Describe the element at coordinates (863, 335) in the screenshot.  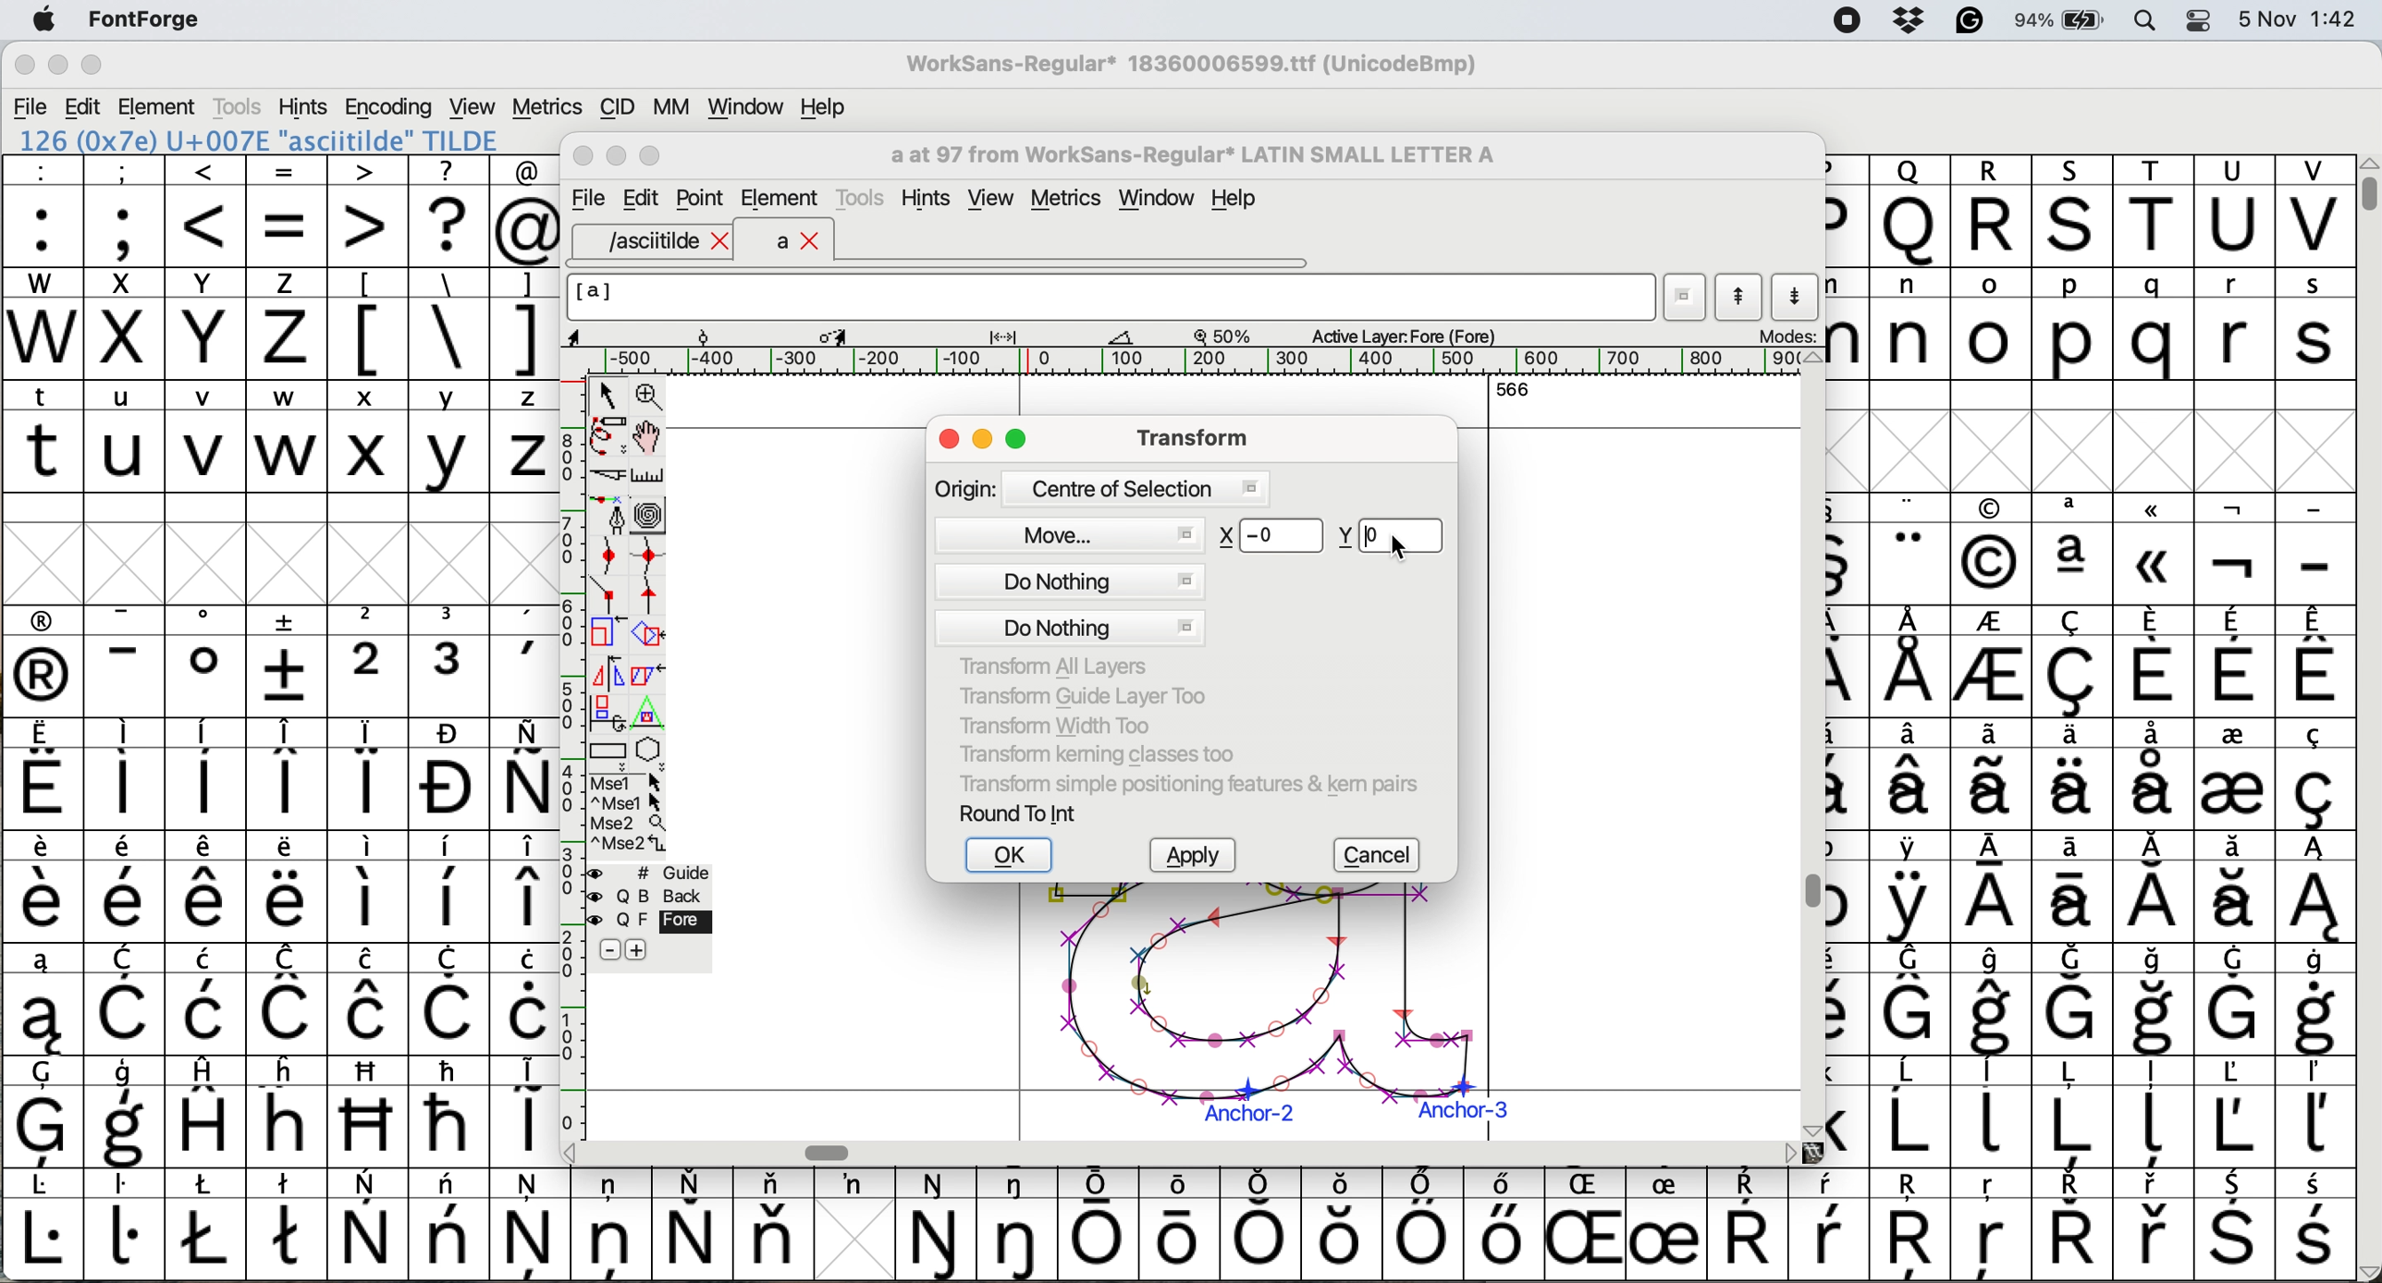
I see `glyph details` at that location.